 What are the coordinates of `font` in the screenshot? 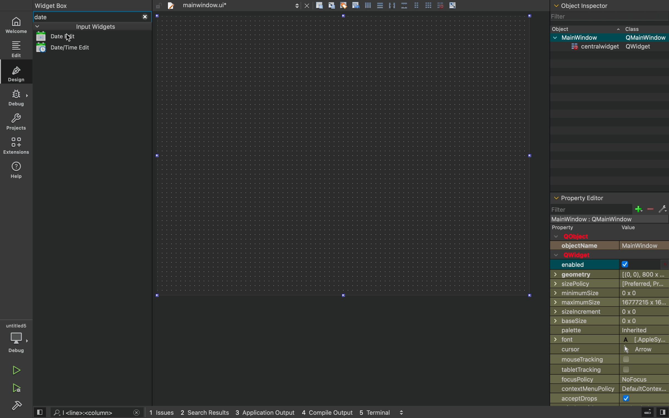 It's located at (611, 339).